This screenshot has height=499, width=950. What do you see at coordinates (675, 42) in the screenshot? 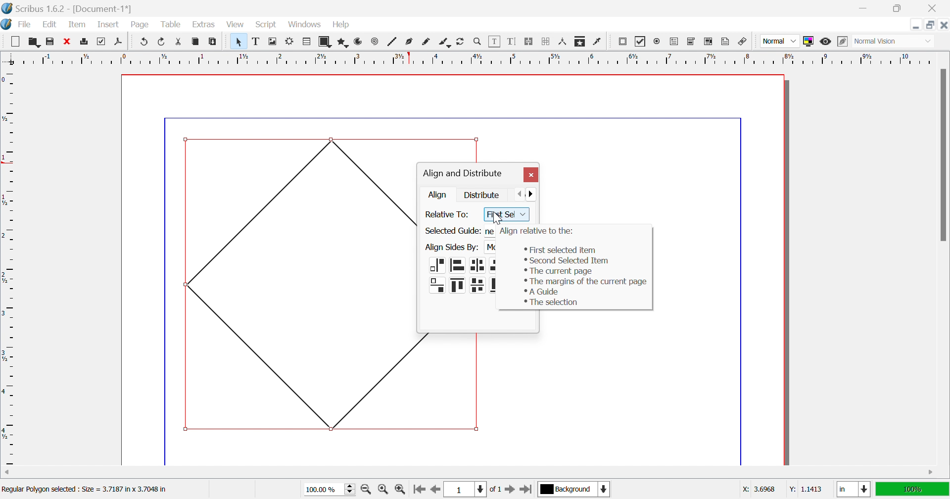
I see `PDF text field` at bounding box center [675, 42].